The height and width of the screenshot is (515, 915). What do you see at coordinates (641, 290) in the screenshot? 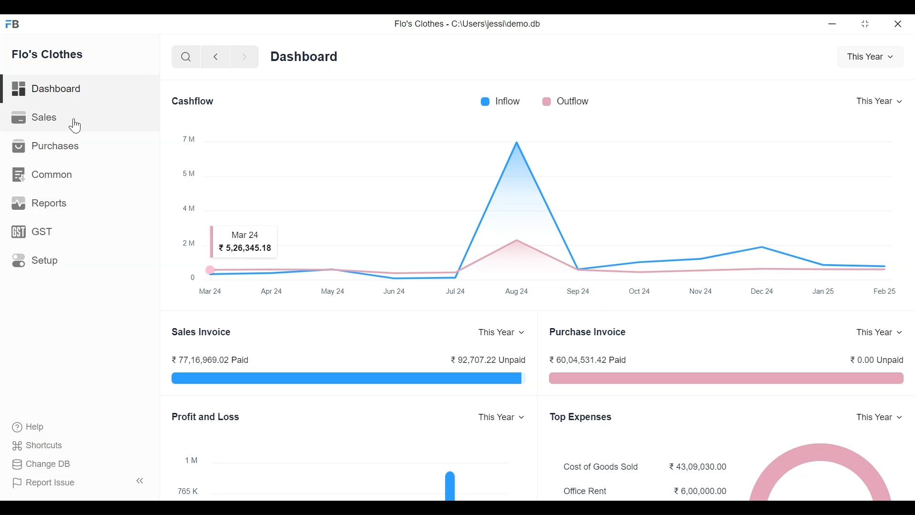
I see `Oct 24` at bounding box center [641, 290].